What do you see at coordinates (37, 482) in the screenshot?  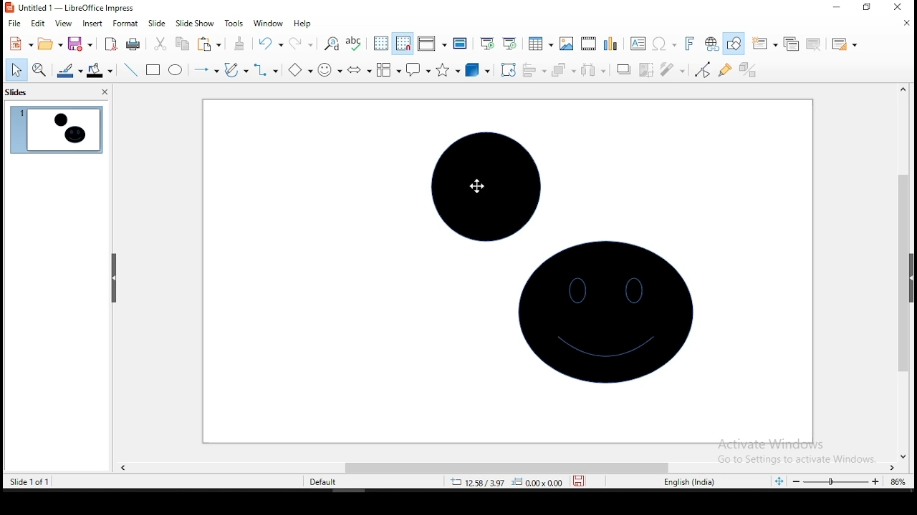 I see `slide 1 of 1` at bounding box center [37, 482].